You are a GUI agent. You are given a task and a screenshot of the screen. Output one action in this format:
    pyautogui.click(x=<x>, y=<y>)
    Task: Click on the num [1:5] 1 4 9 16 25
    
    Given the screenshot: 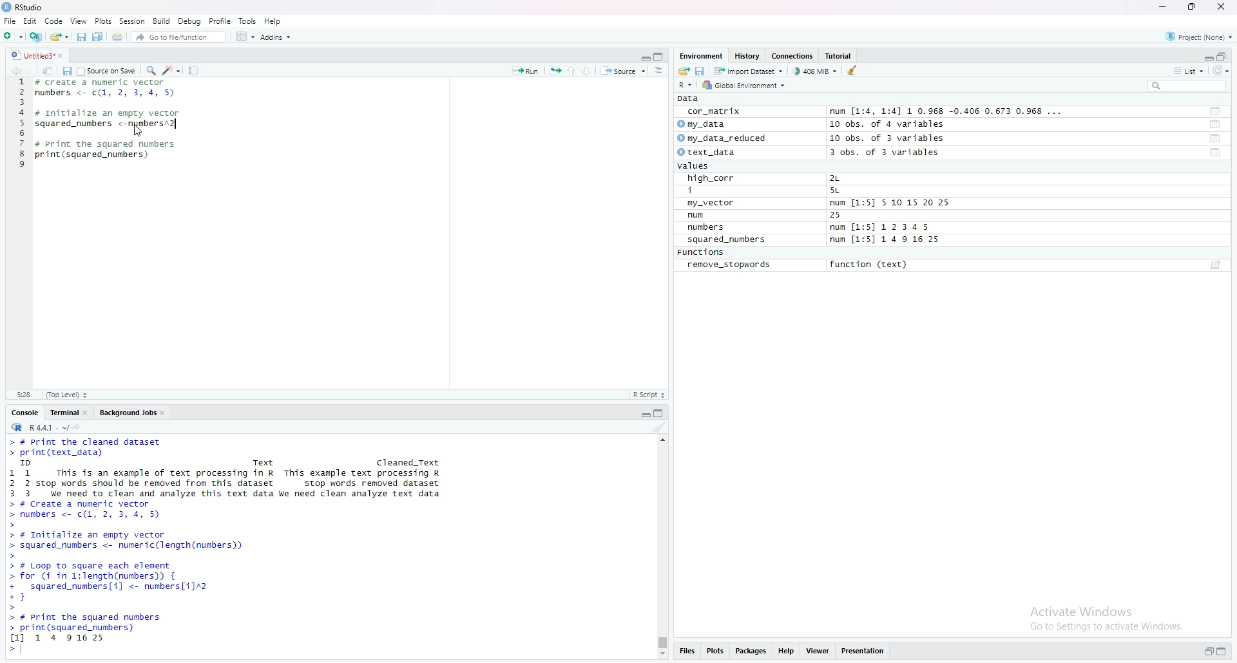 What is the action you would take?
    pyautogui.click(x=886, y=240)
    